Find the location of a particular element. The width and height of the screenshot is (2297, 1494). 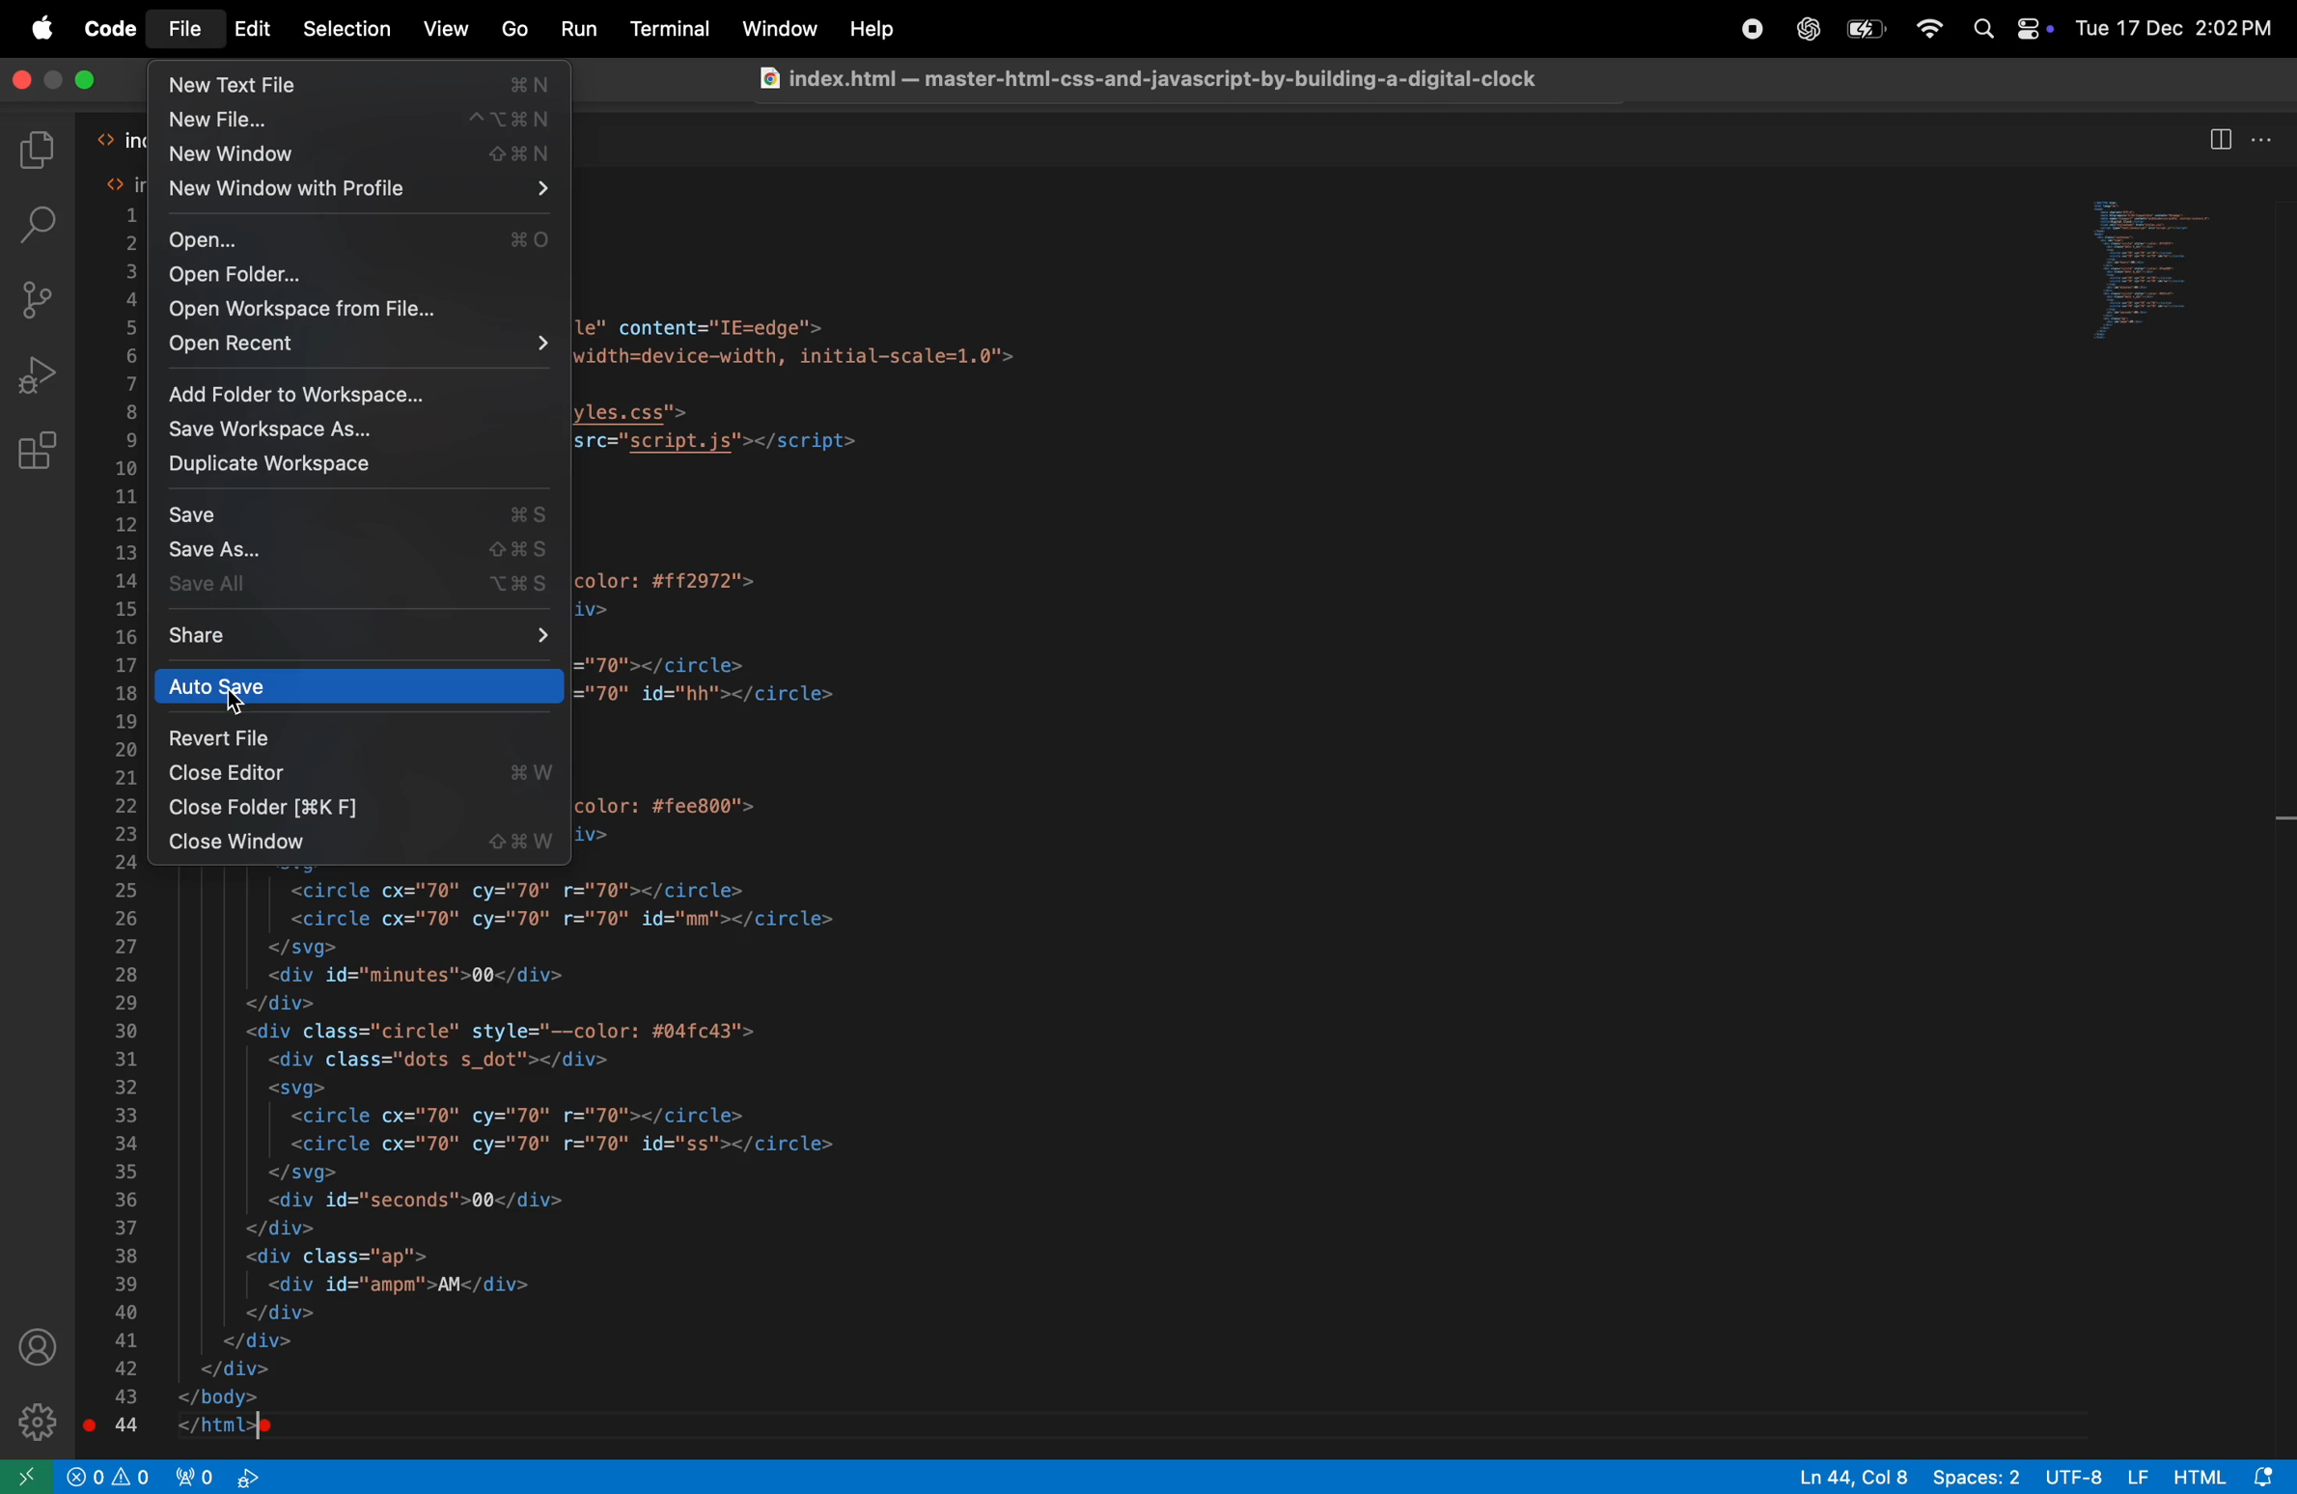

save workspace is located at coordinates (362, 431).